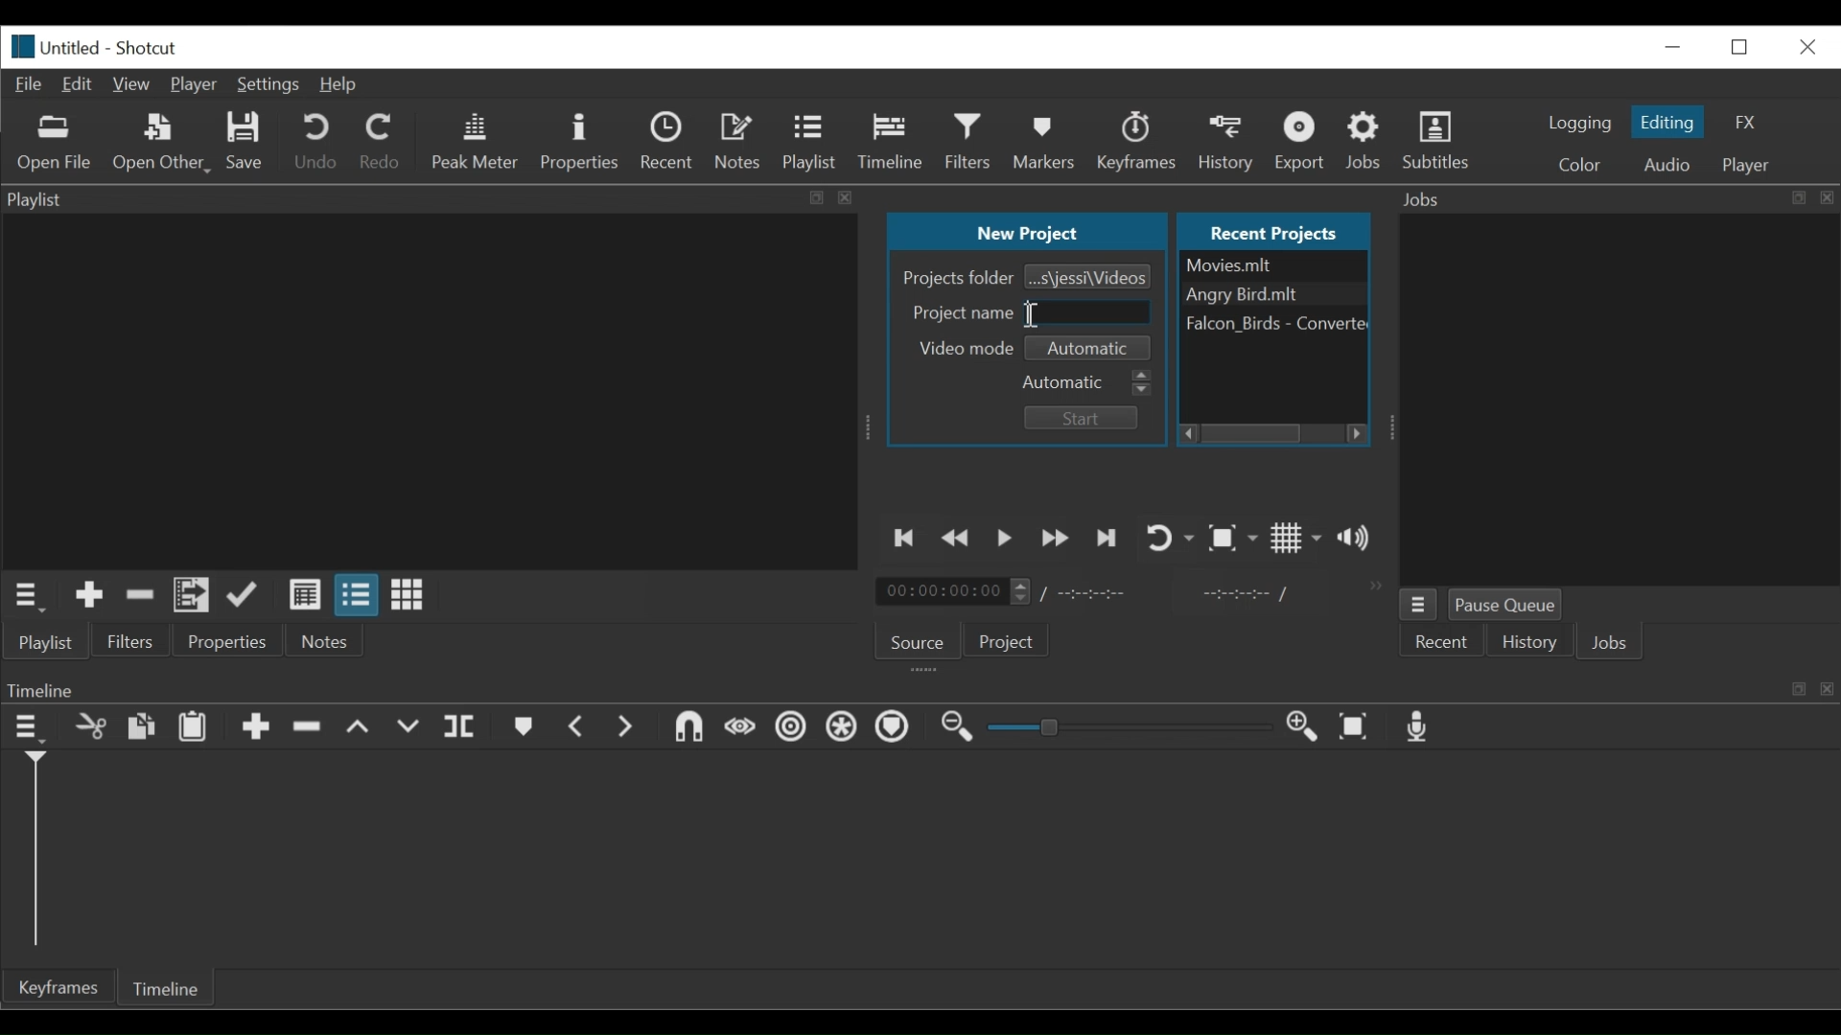 The height and width of the screenshot is (1035, 1841). Describe the element at coordinates (628, 725) in the screenshot. I see `Next Marker` at that location.